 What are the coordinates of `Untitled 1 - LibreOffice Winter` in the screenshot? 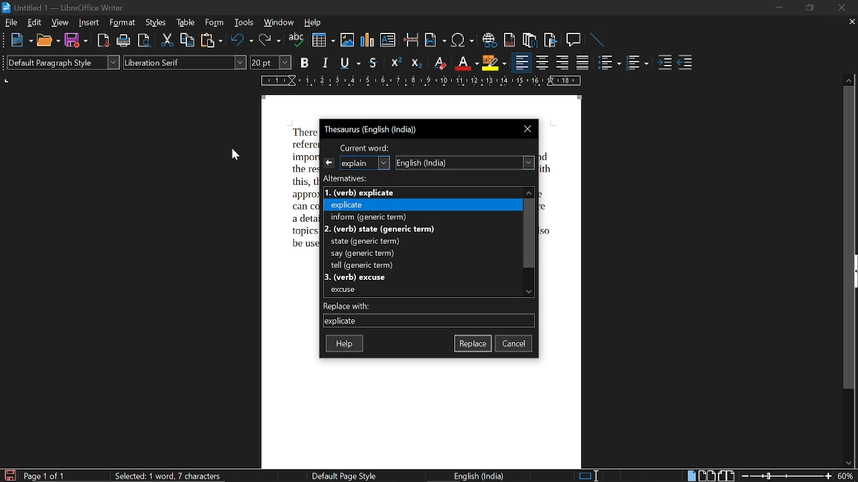 It's located at (70, 7).